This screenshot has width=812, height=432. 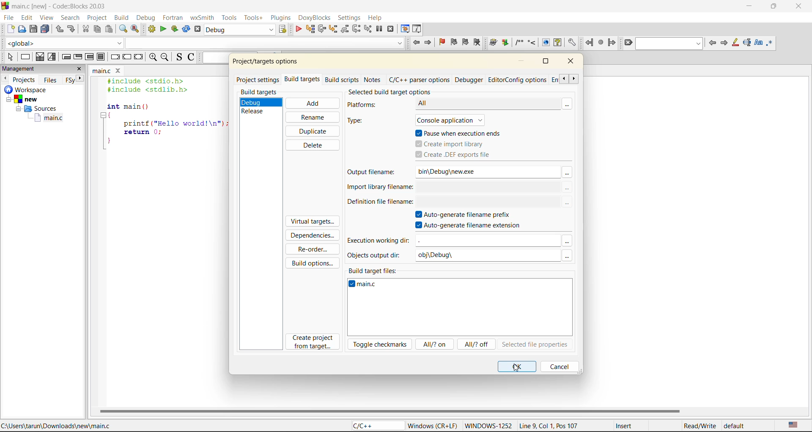 What do you see at coordinates (367, 105) in the screenshot?
I see `platforms` at bounding box center [367, 105].